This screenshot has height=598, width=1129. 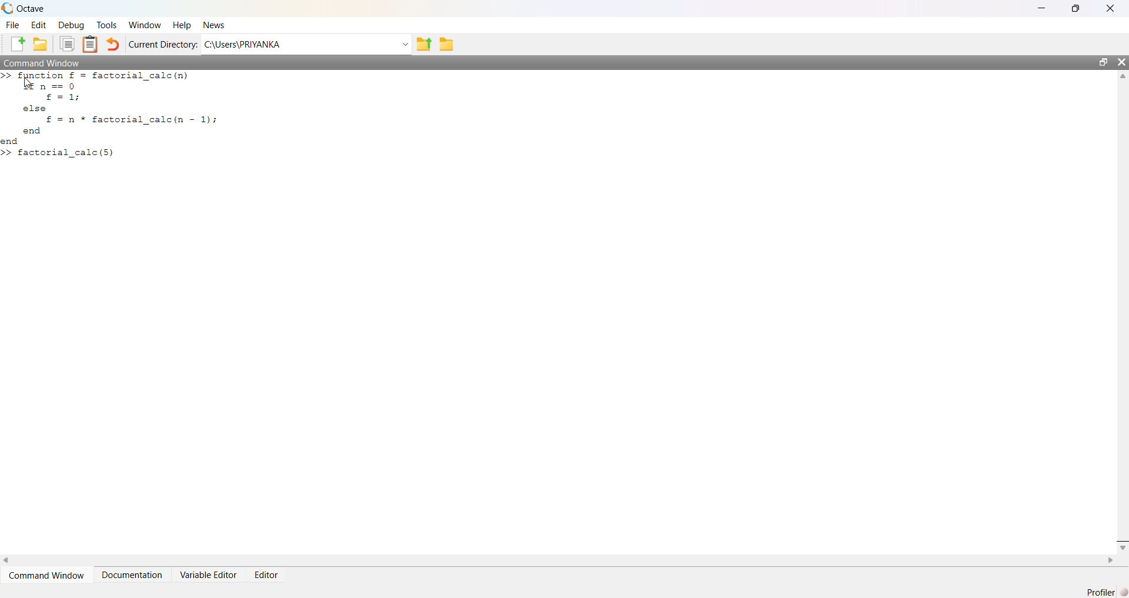 What do you see at coordinates (113, 45) in the screenshot?
I see `undo` at bounding box center [113, 45].